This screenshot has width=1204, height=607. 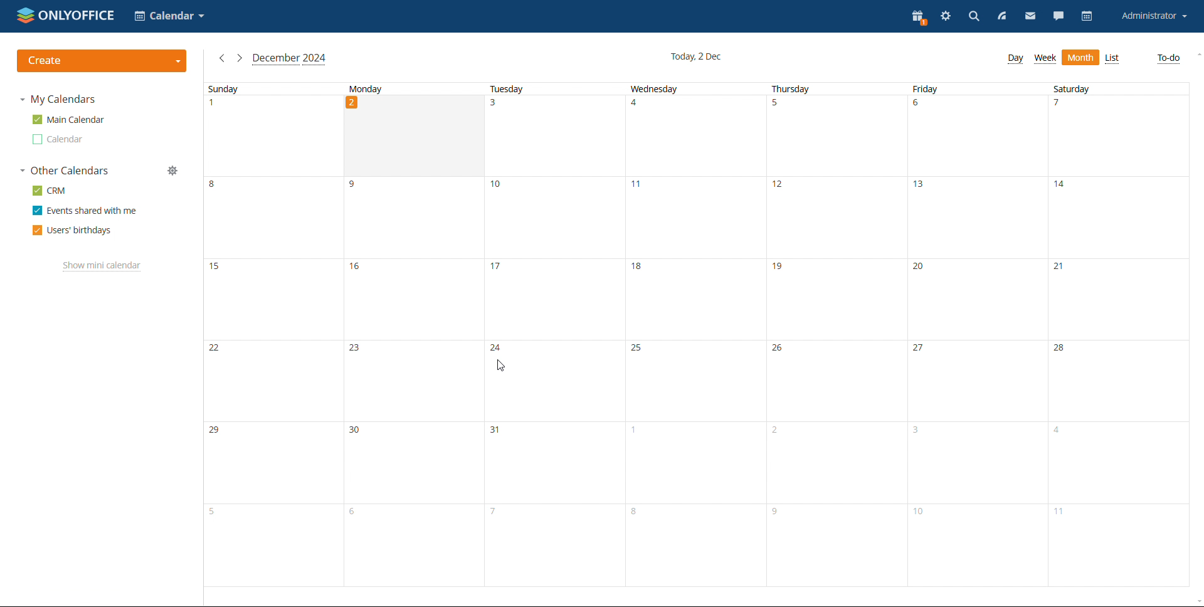 What do you see at coordinates (498, 266) in the screenshot?
I see `17` at bounding box center [498, 266].